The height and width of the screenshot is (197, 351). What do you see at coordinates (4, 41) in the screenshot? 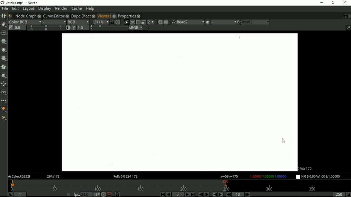
I see `Channel` at bounding box center [4, 41].